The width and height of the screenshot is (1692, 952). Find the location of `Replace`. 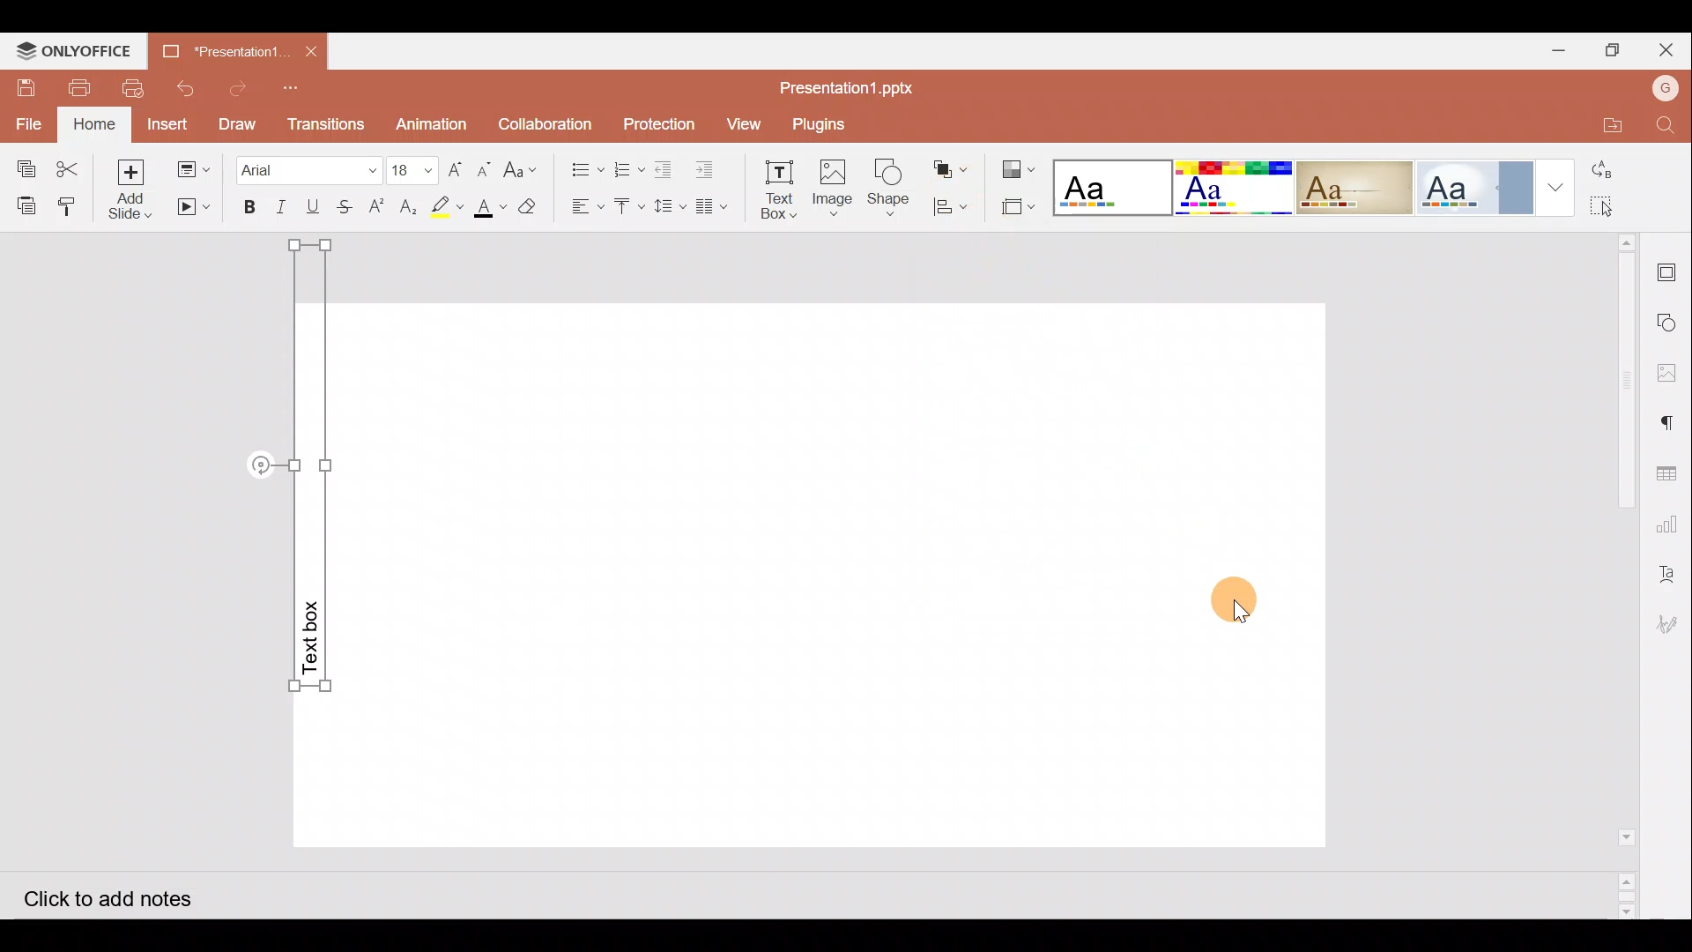

Replace is located at coordinates (1621, 172).